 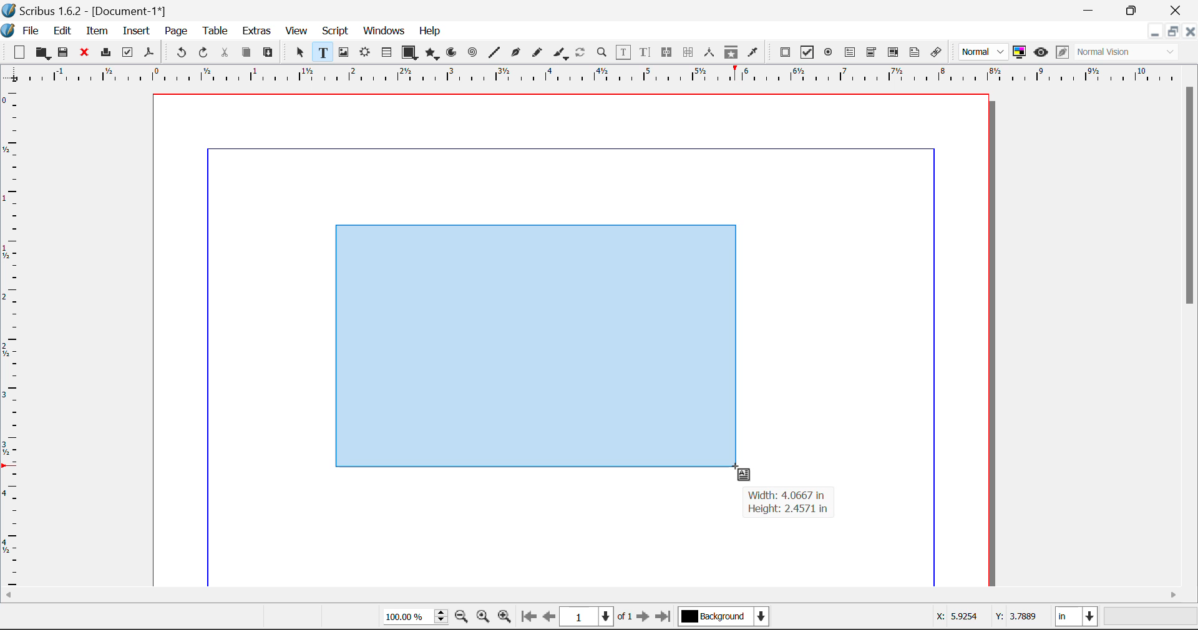 What do you see at coordinates (807, 52) in the screenshot?
I see `Pdf Checkbox` at bounding box center [807, 52].